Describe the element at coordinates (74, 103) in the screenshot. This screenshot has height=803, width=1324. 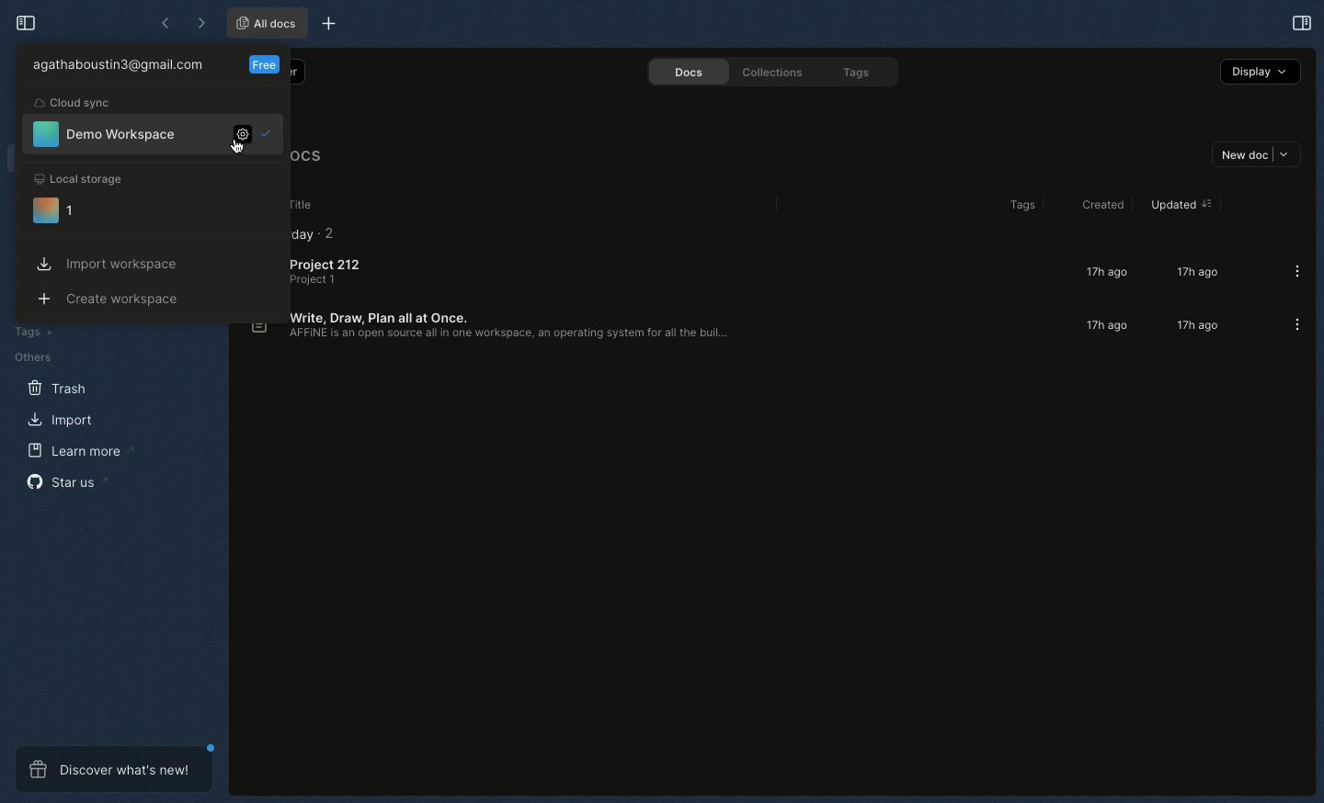
I see `Cloud sync` at that location.